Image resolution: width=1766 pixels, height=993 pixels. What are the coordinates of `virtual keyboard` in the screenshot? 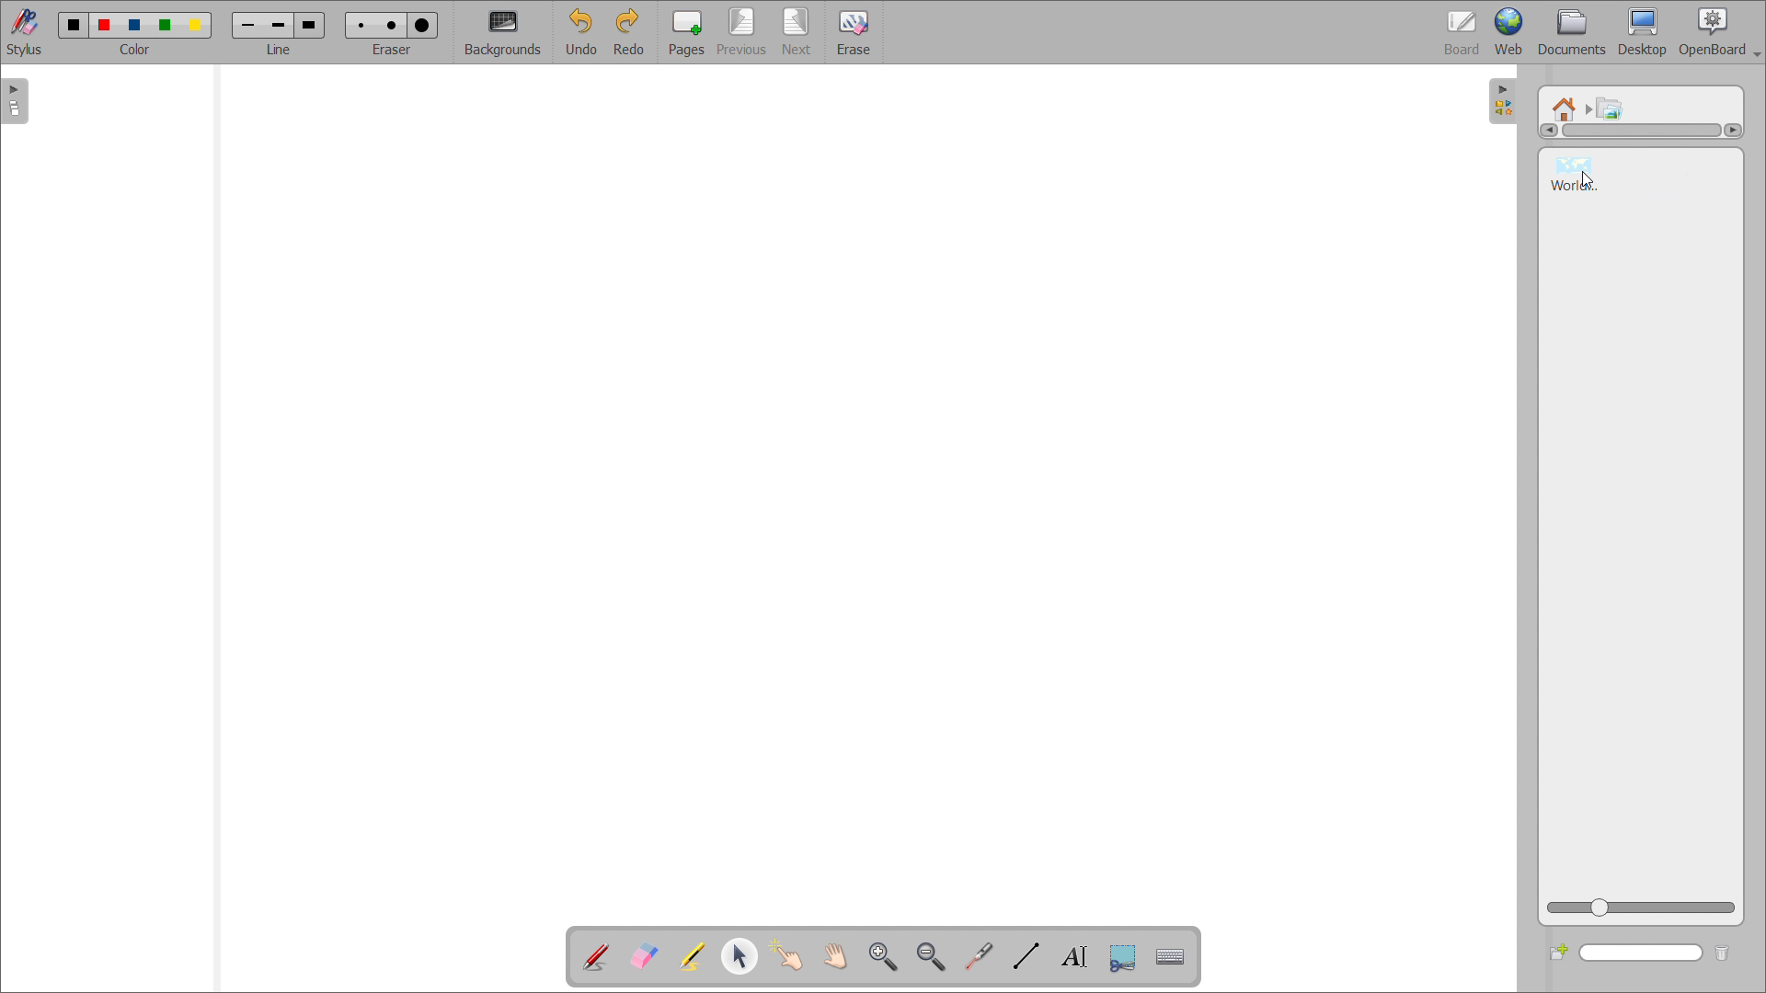 It's located at (1171, 957).